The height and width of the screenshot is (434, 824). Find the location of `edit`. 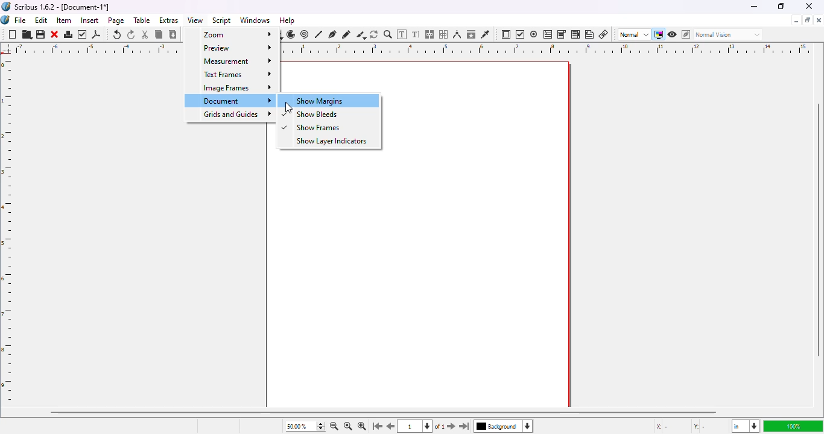

edit is located at coordinates (41, 20).